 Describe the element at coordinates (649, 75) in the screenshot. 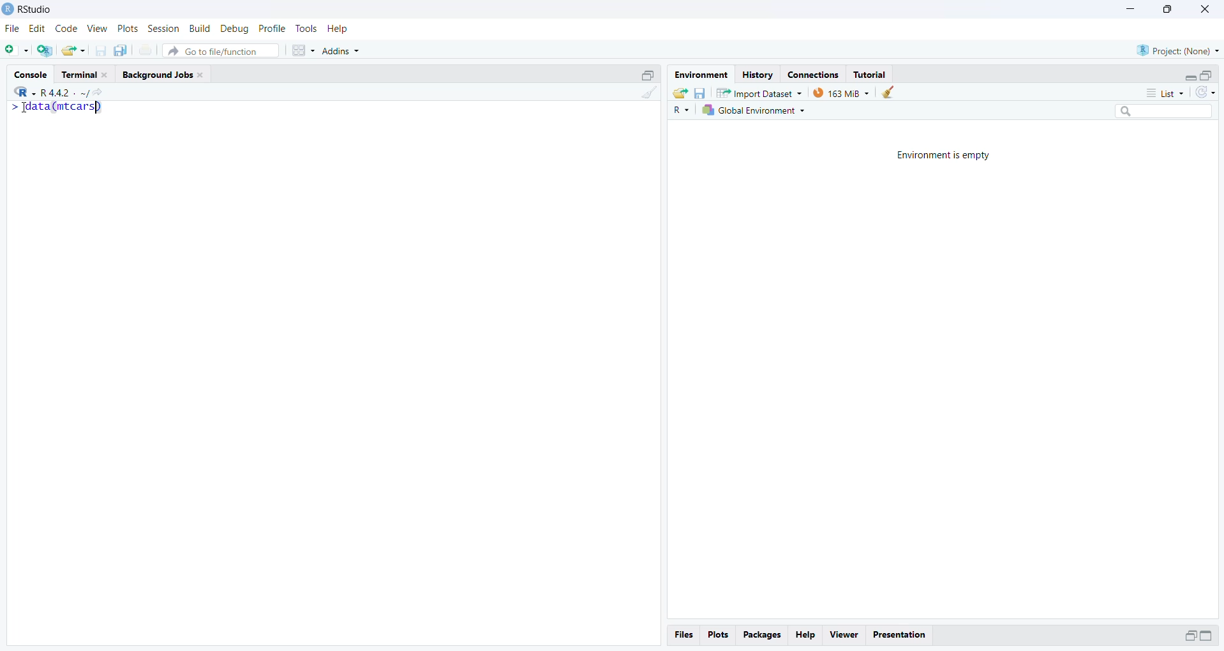

I see `open in separate window` at that location.